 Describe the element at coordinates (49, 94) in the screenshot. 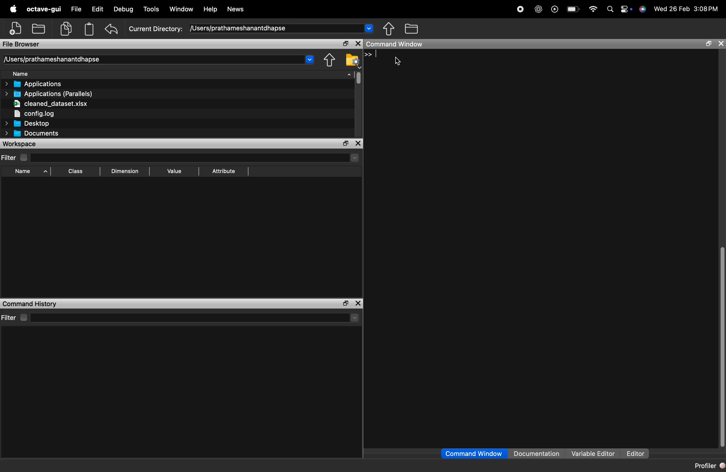

I see `Applications (Parallels)` at that location.